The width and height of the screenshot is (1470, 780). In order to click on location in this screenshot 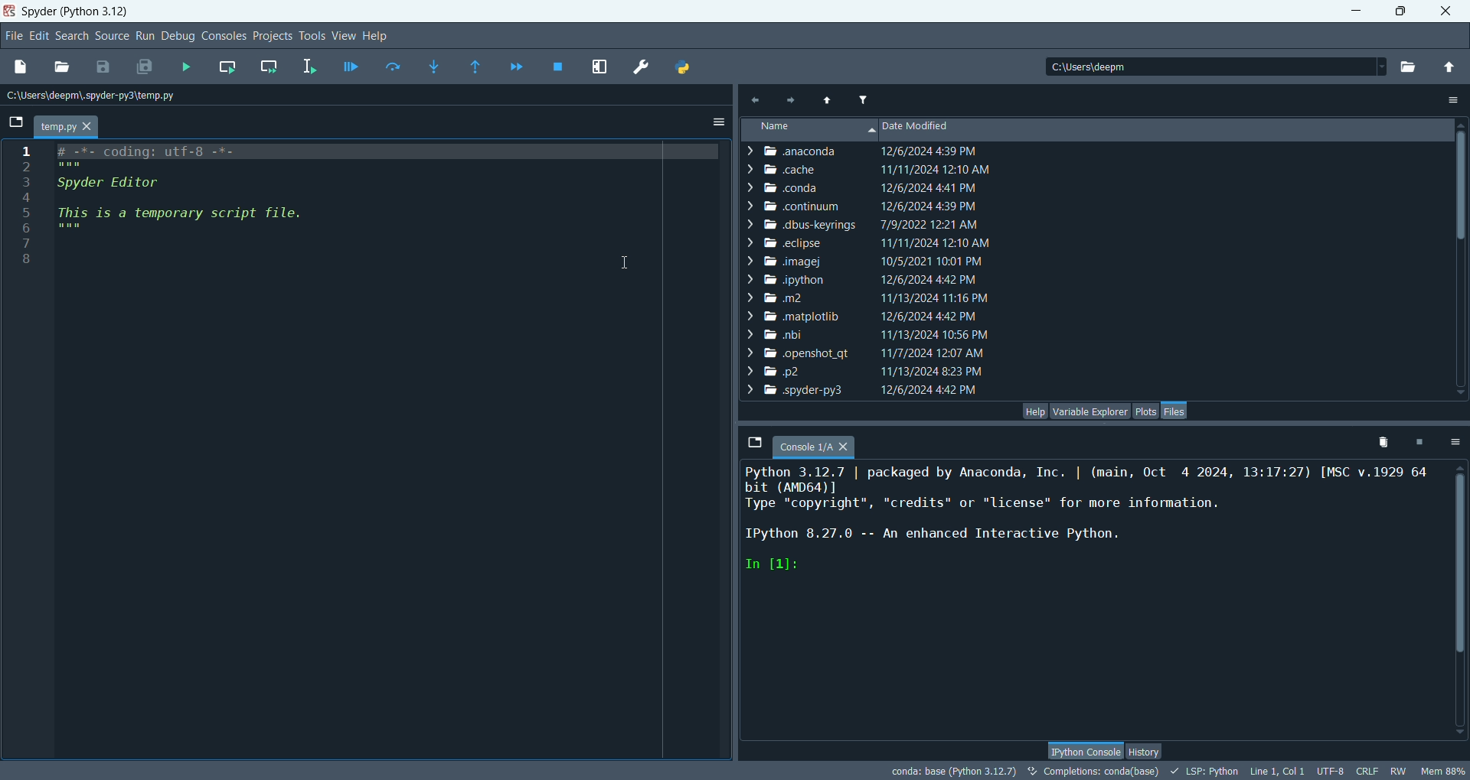, I will do `click(1206, 69)`.